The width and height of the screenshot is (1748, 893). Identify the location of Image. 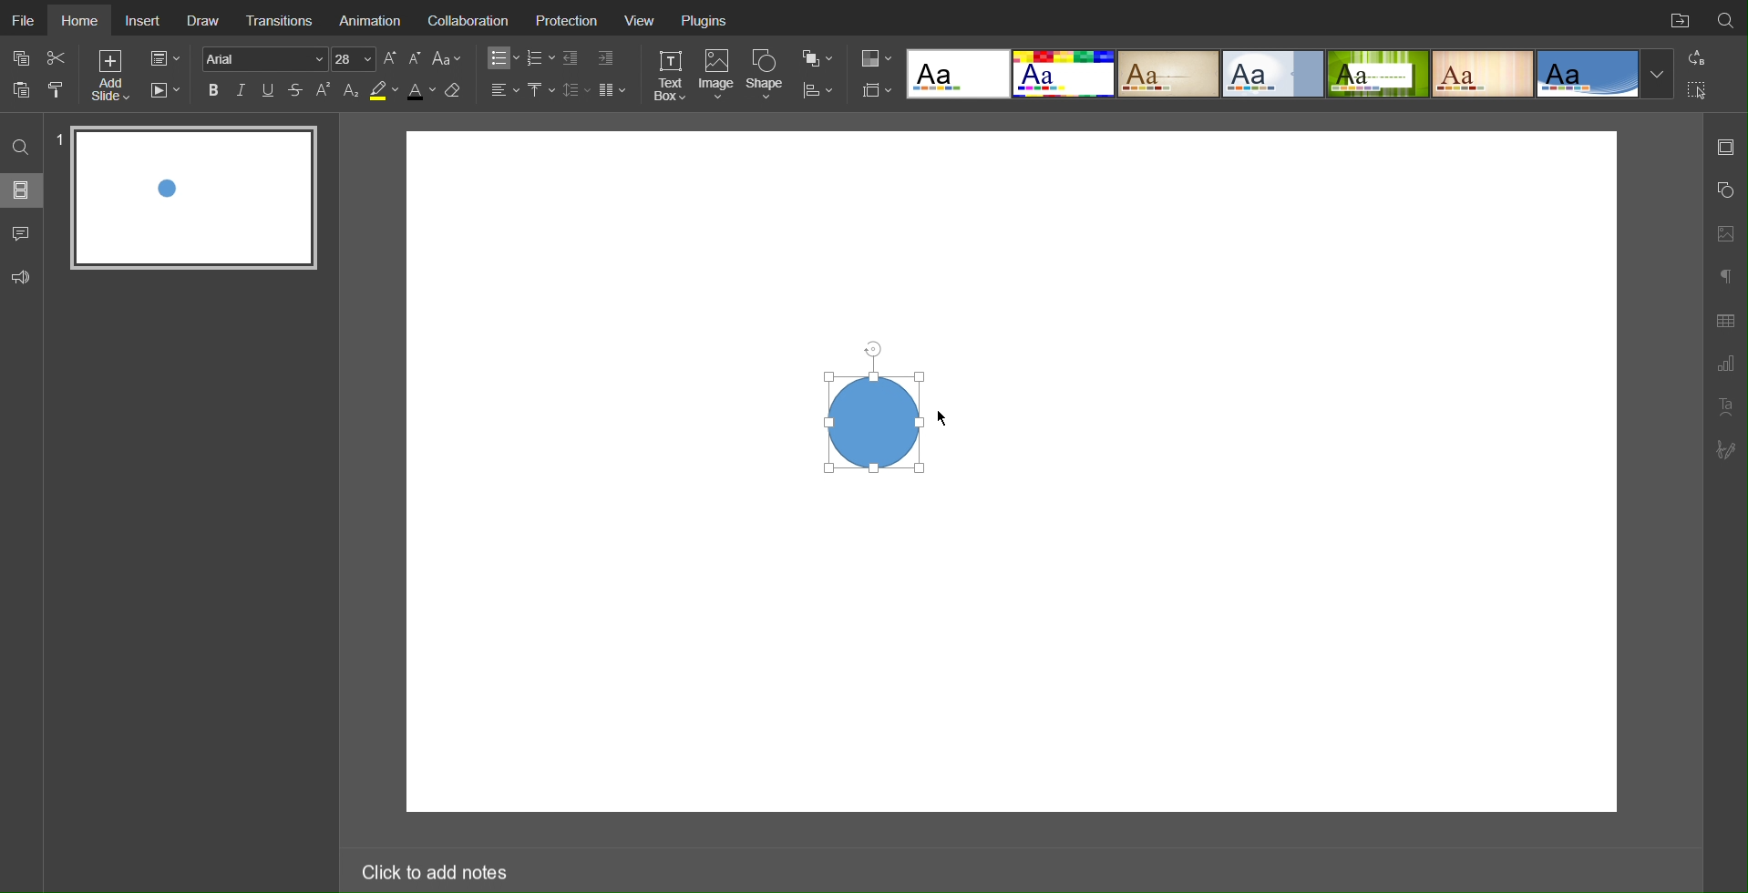
(719, 76).